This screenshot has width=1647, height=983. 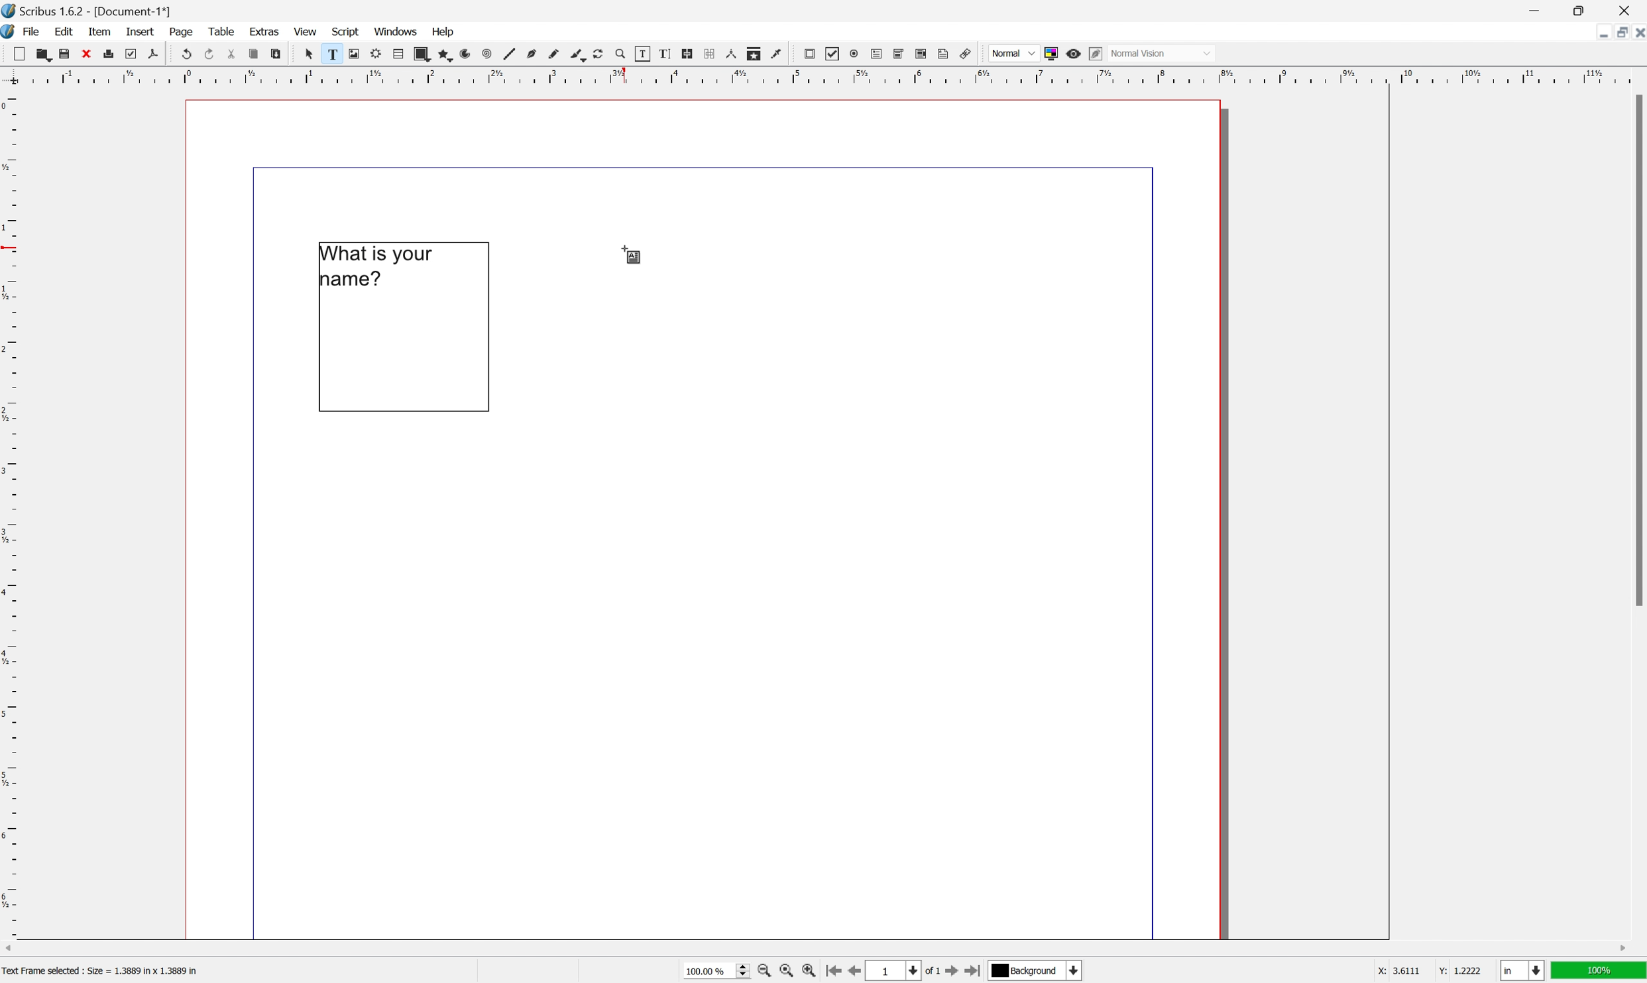 What do you see at coordinates (306, 32) in the screenshot?
I see `view` at bounding box center [306, 32].